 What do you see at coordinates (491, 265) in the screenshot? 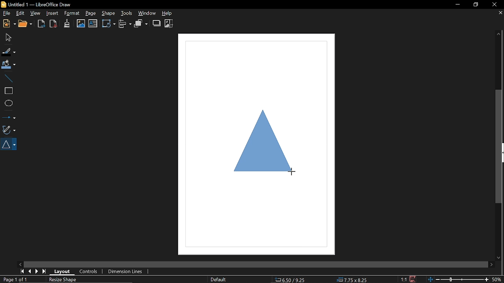
I see `Move right` at bounding box center [491, 265].